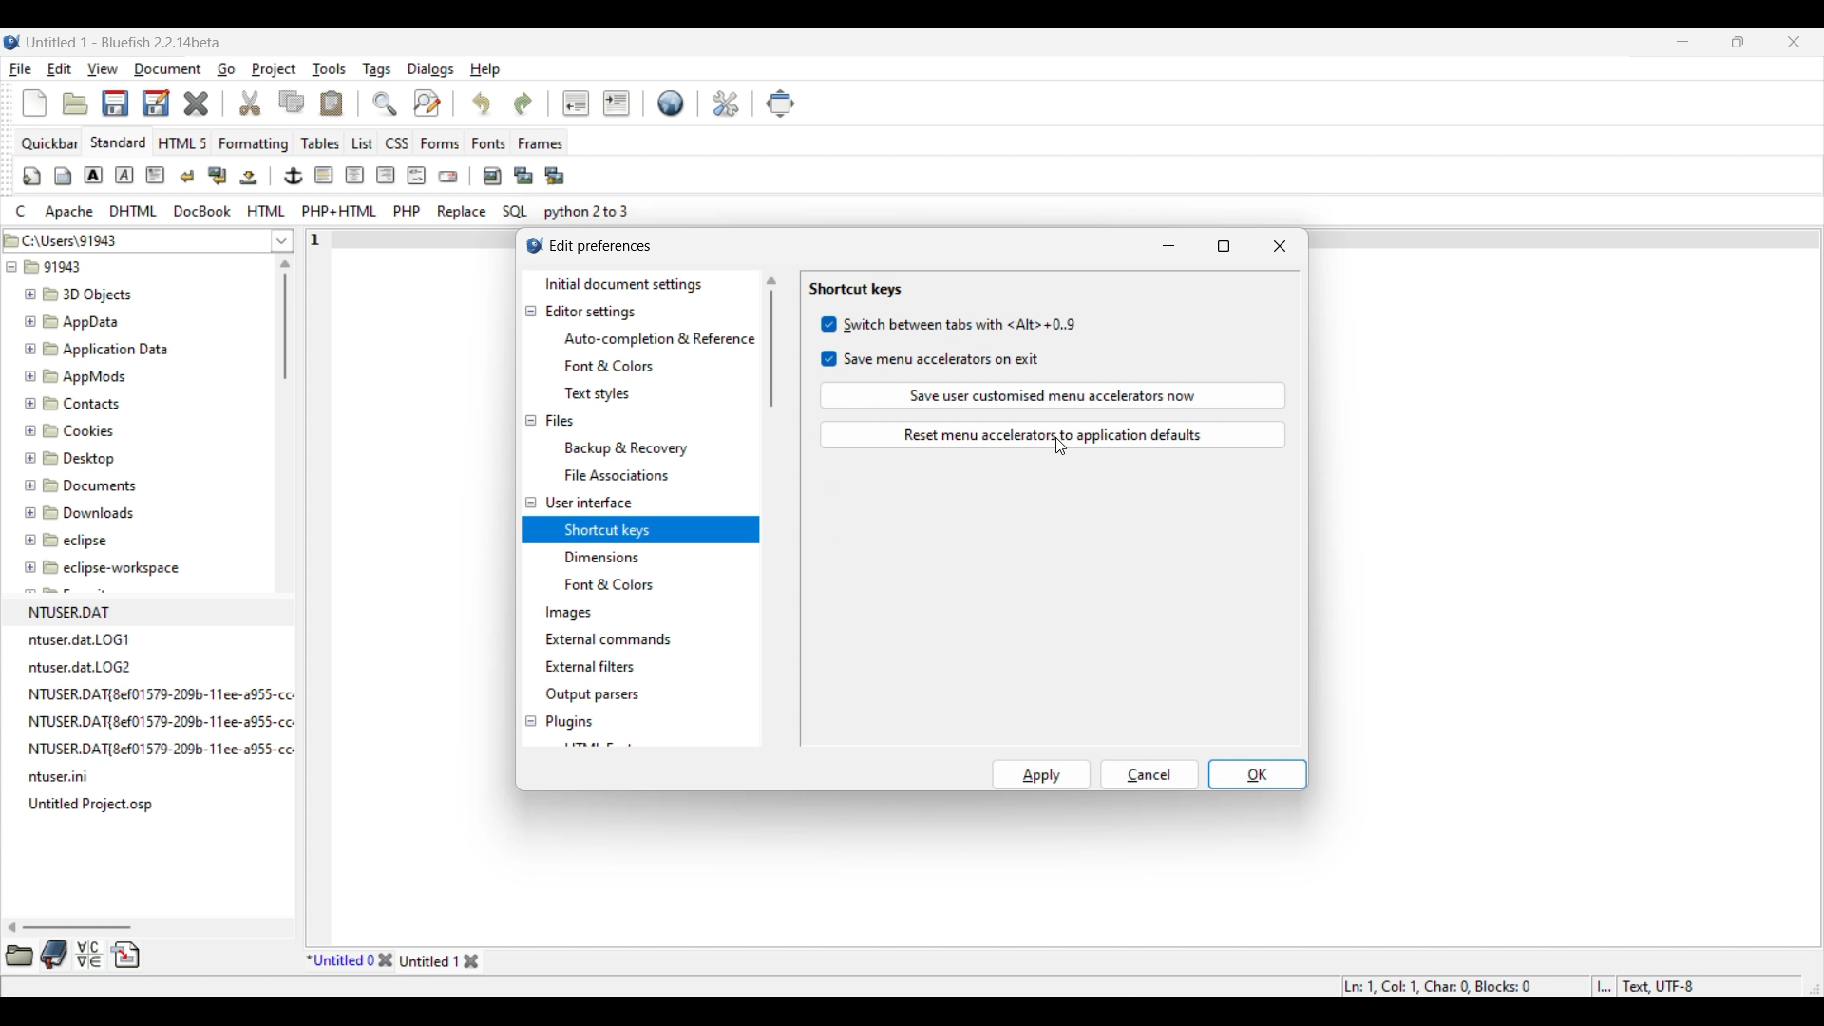  Describe the element at coordinates (167, 693) in the screenshot. I see `NTUSER.DAT{8f01579-209b-11ee-2955-cc:` at that location.